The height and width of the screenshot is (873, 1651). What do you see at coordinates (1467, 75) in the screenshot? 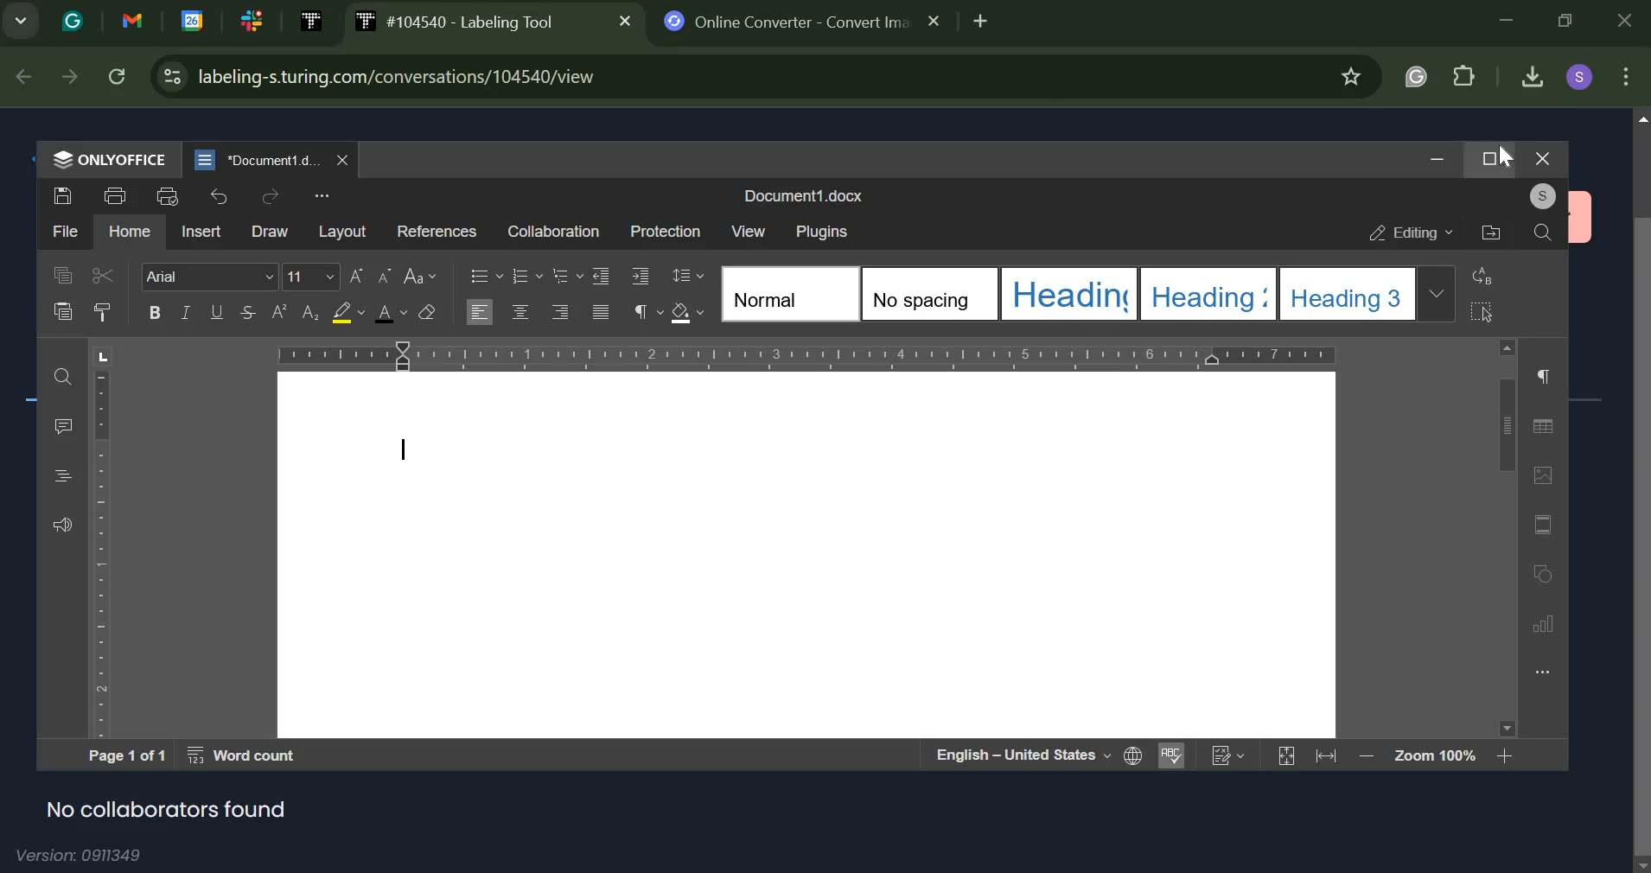
I see `extensions` at bounding box center [1467, 75].